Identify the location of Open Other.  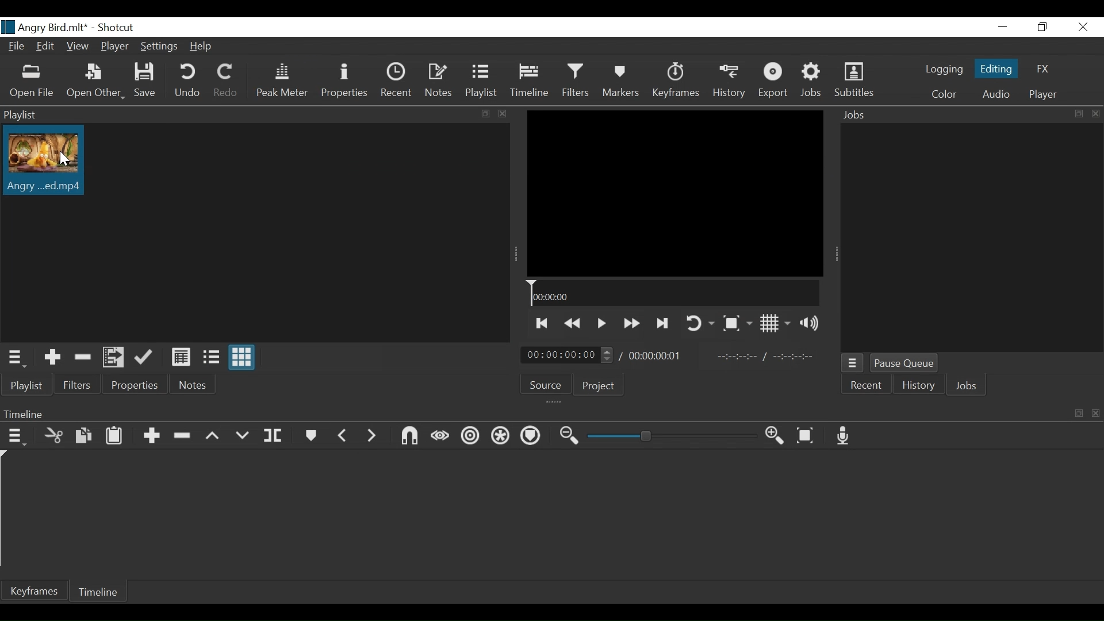
(94, 82).